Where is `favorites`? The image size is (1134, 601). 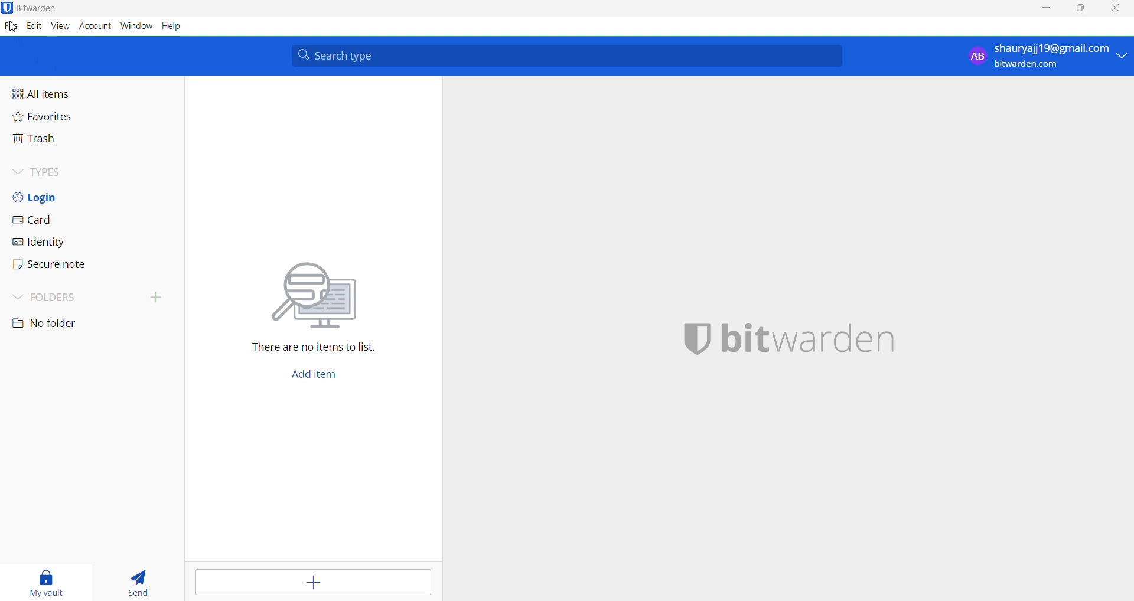 favorites is located at coordinates (109, 116).